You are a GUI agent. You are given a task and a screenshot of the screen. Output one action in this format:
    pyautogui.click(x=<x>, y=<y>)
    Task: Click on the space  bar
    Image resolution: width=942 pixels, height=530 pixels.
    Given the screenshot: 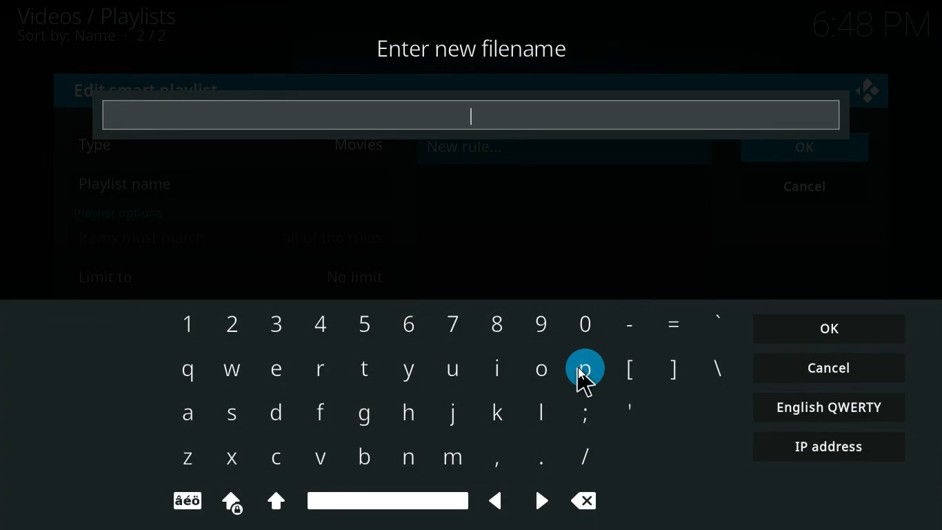 What is the action you would take?
    pyautogui.click(x=388, y=499)
    